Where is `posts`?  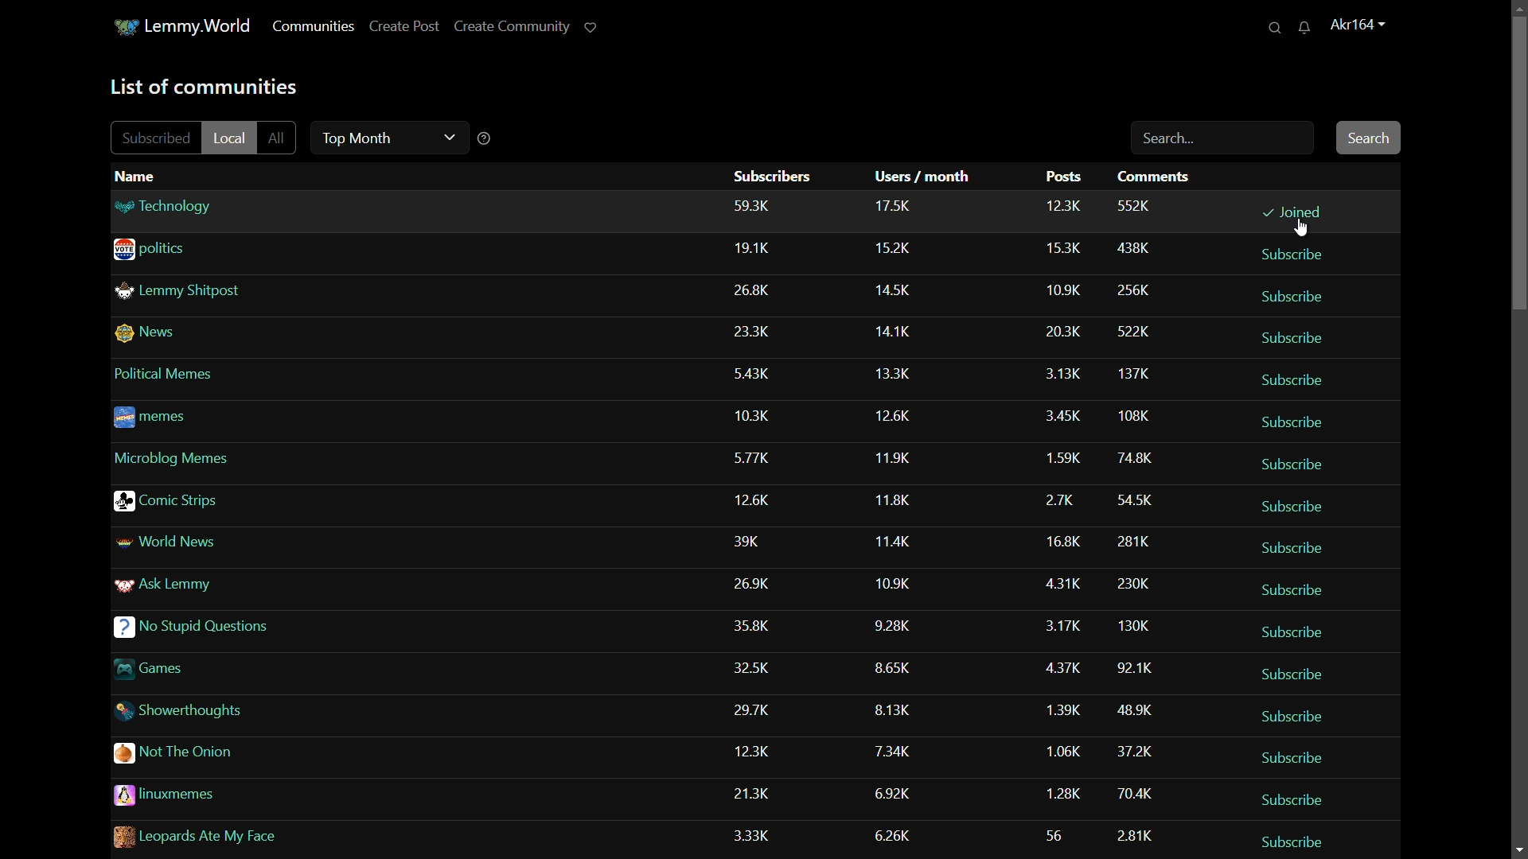 posts is located at coordinates (1062, 537).